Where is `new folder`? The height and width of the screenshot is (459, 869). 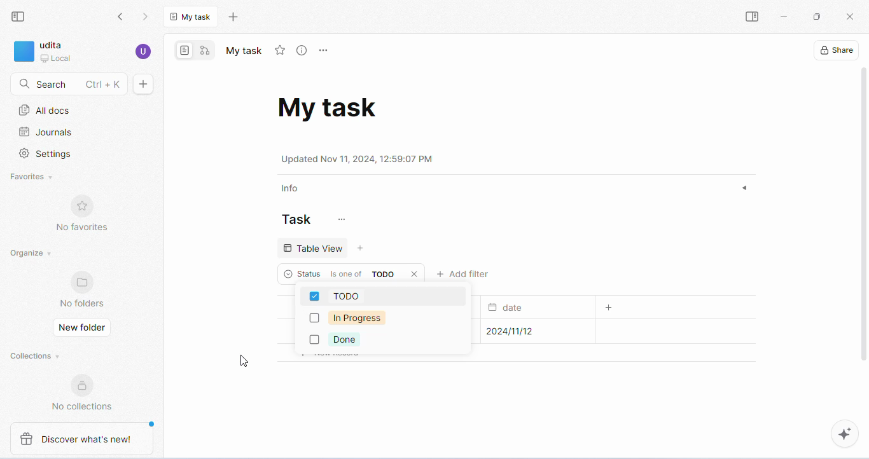 new folder is located at coordinates (81, 327).